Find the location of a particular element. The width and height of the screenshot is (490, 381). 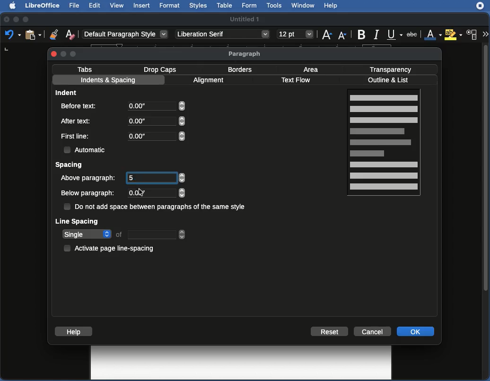

Single is located at coordinates (124, 234).